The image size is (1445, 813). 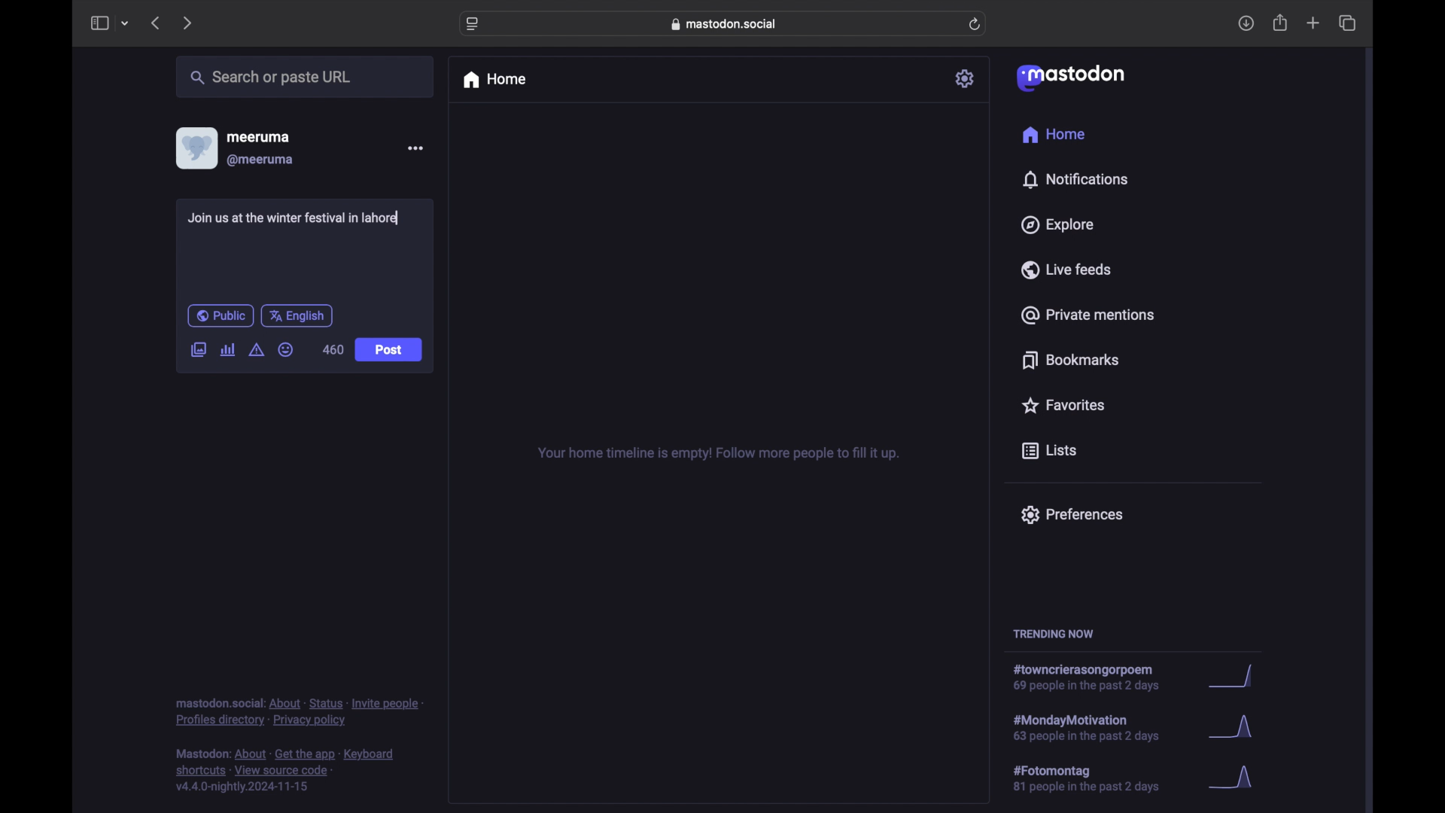 What do you see at coordinates (1062, 405) in the screenshot?
I see `favorites` at bounding box center [1062, 405].